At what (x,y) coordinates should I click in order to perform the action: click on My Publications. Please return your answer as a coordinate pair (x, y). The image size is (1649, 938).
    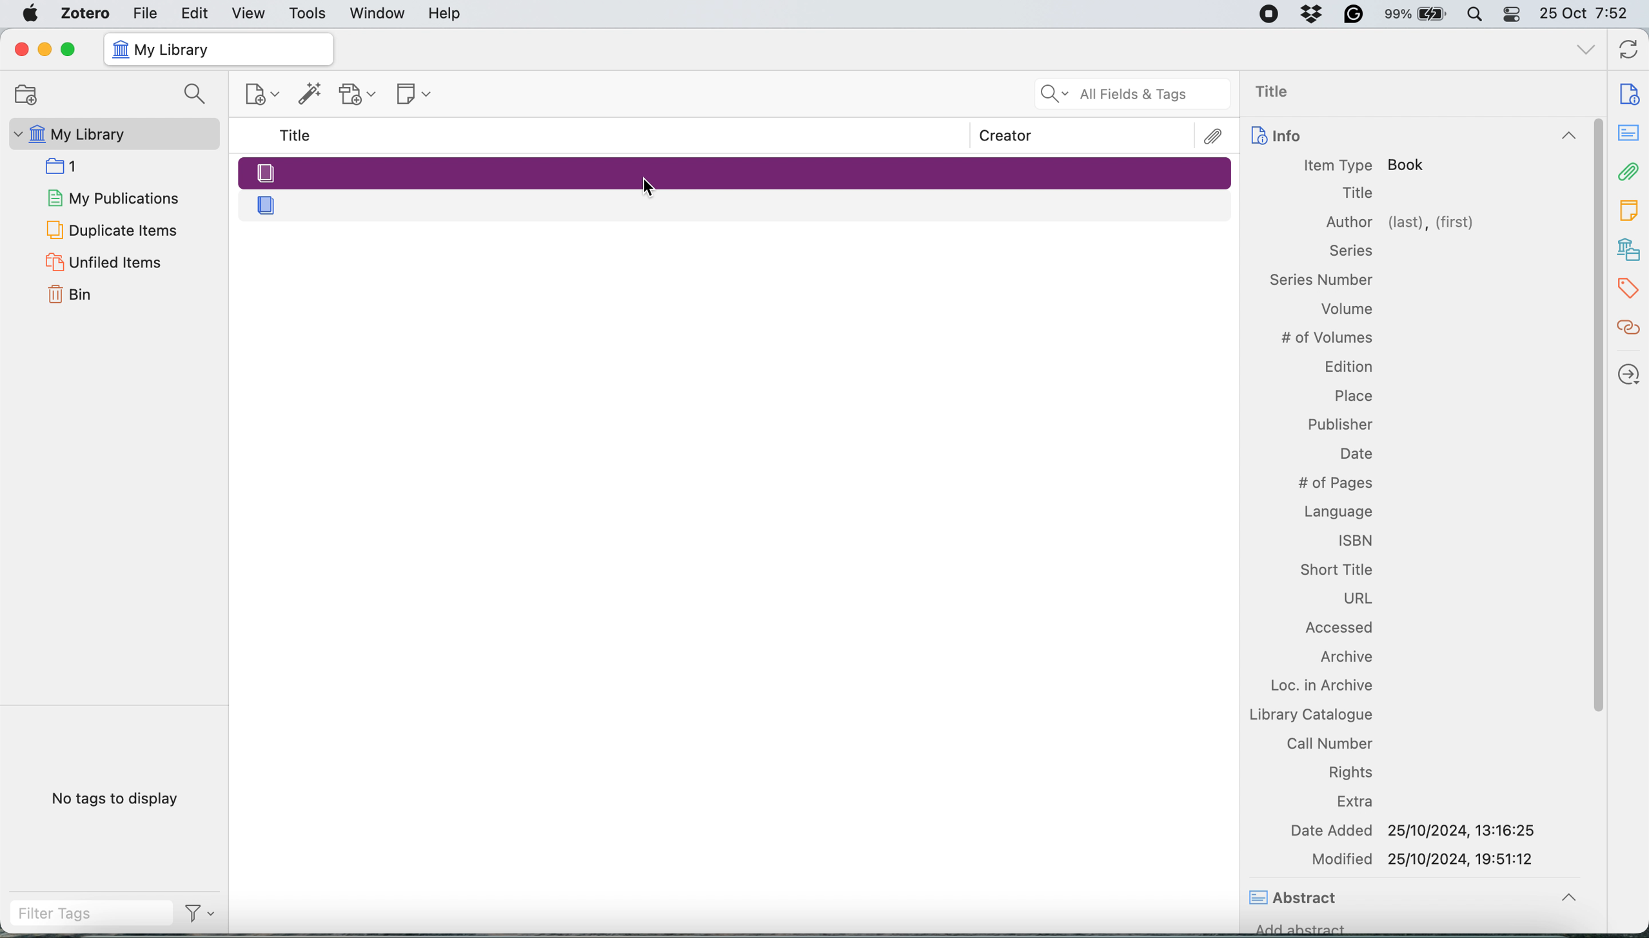
    Looking at the image, I should click on (112, 196).